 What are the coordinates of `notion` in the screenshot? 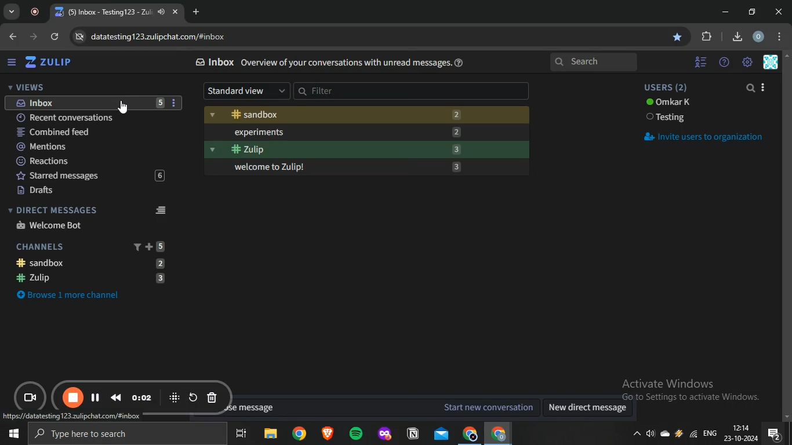 It's located at (414, 434).